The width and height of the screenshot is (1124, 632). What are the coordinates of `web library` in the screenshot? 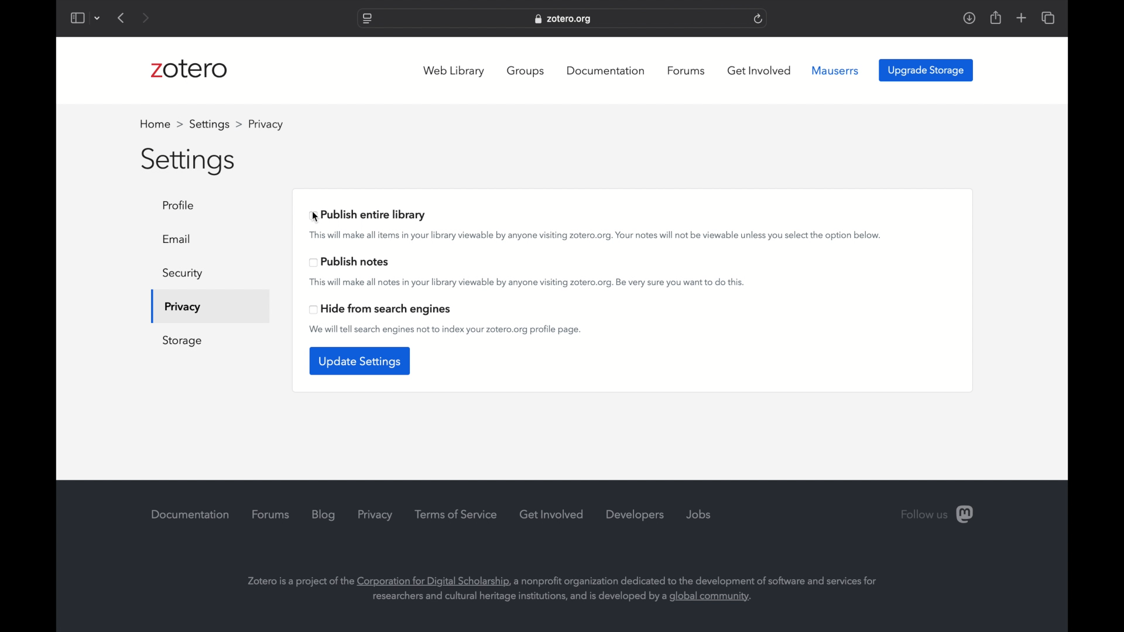 It's located at (454, 71).